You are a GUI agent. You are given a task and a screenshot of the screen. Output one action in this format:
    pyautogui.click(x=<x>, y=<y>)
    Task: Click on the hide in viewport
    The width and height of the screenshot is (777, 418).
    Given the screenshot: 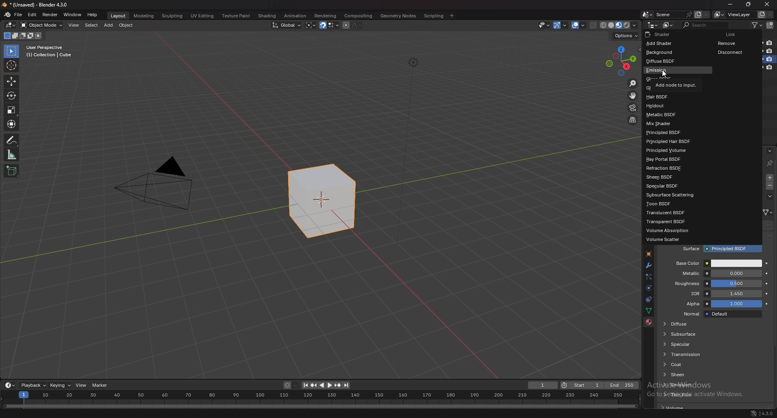 What is the action you would take?
    pyautogui.click(x=761, y=42)
    